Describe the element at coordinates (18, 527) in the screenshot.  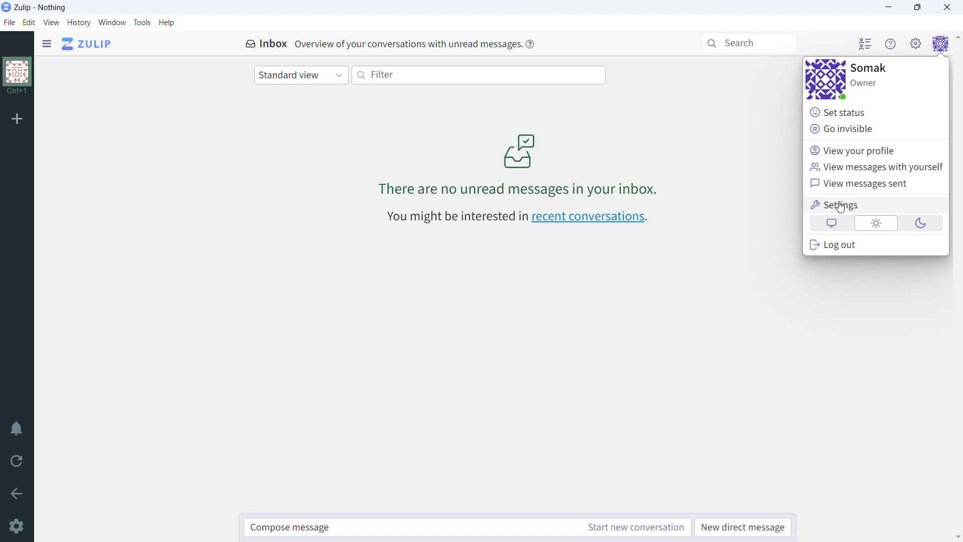
I see `settings` at that location.